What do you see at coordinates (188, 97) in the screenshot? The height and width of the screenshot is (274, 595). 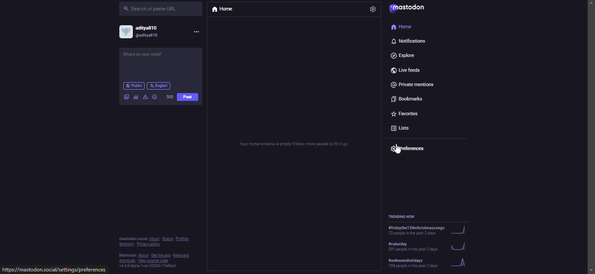 I see `post` at bounding box center [188, 97].